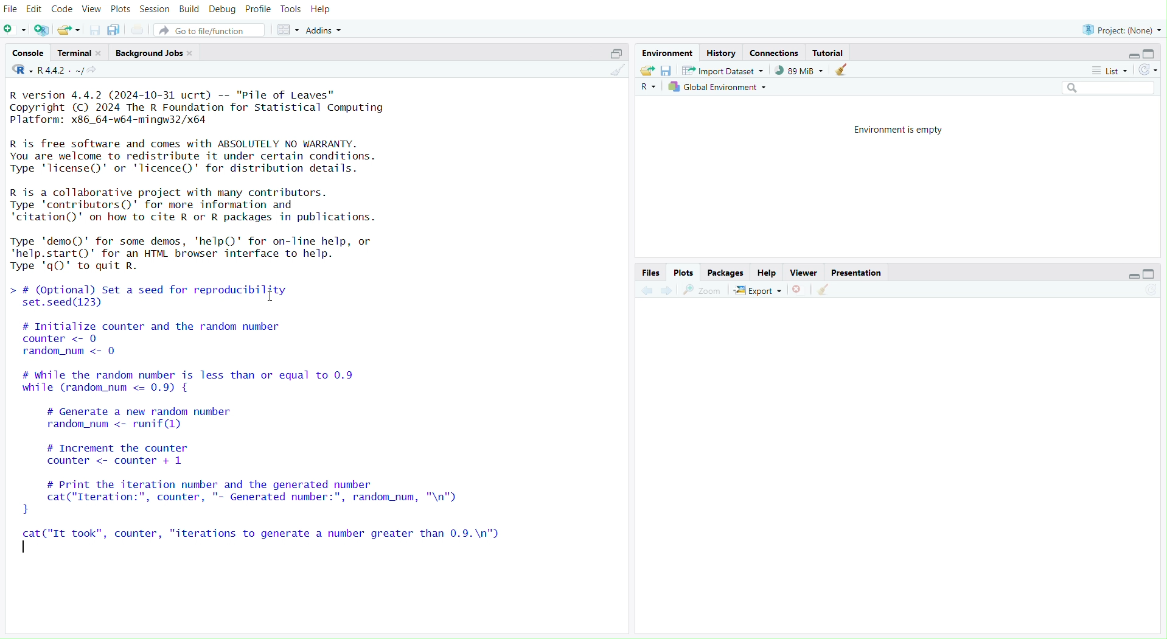 This screenshot has height=639, width=1167. I want to click on Presentation, so click(859, 272).